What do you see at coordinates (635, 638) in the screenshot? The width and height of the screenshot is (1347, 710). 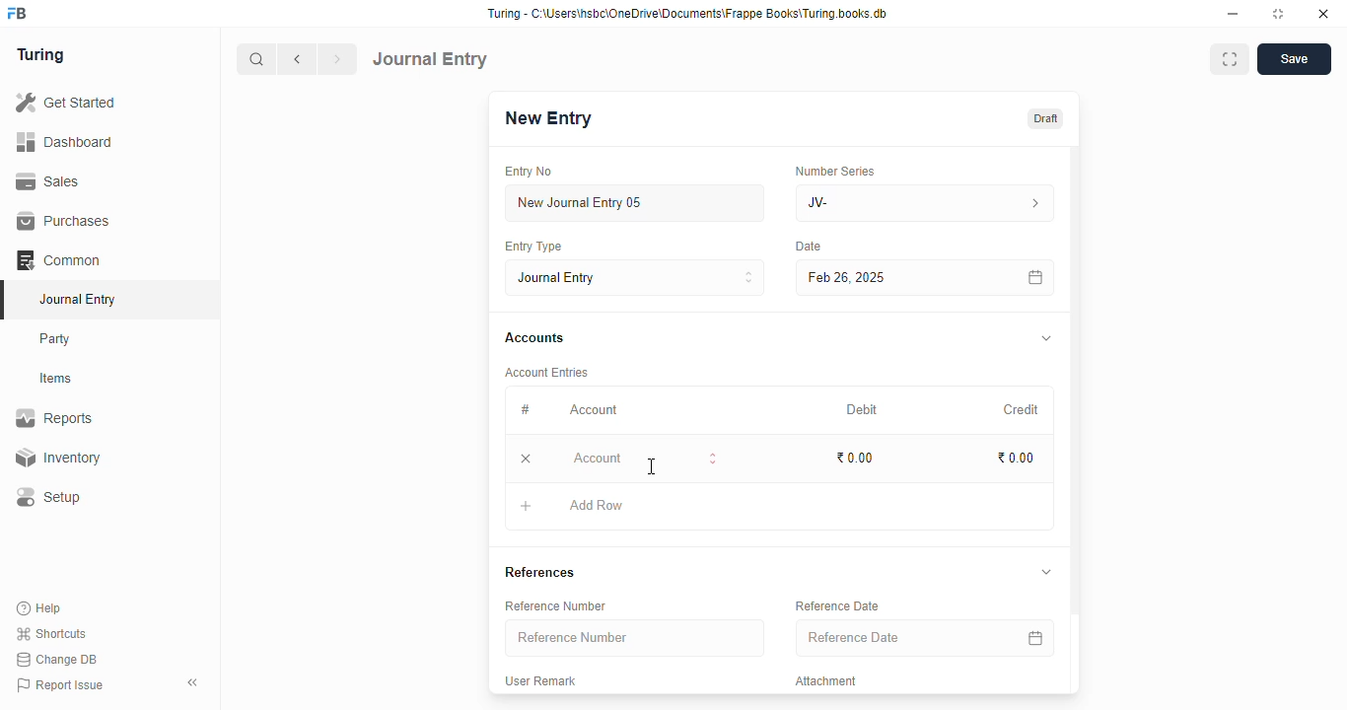 I see `reference number` at bounding box center [635, 638].